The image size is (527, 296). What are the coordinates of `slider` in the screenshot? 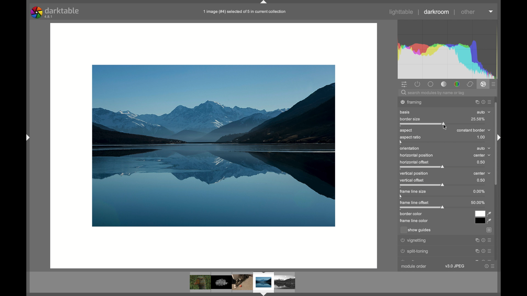 It's located at (423, 124).